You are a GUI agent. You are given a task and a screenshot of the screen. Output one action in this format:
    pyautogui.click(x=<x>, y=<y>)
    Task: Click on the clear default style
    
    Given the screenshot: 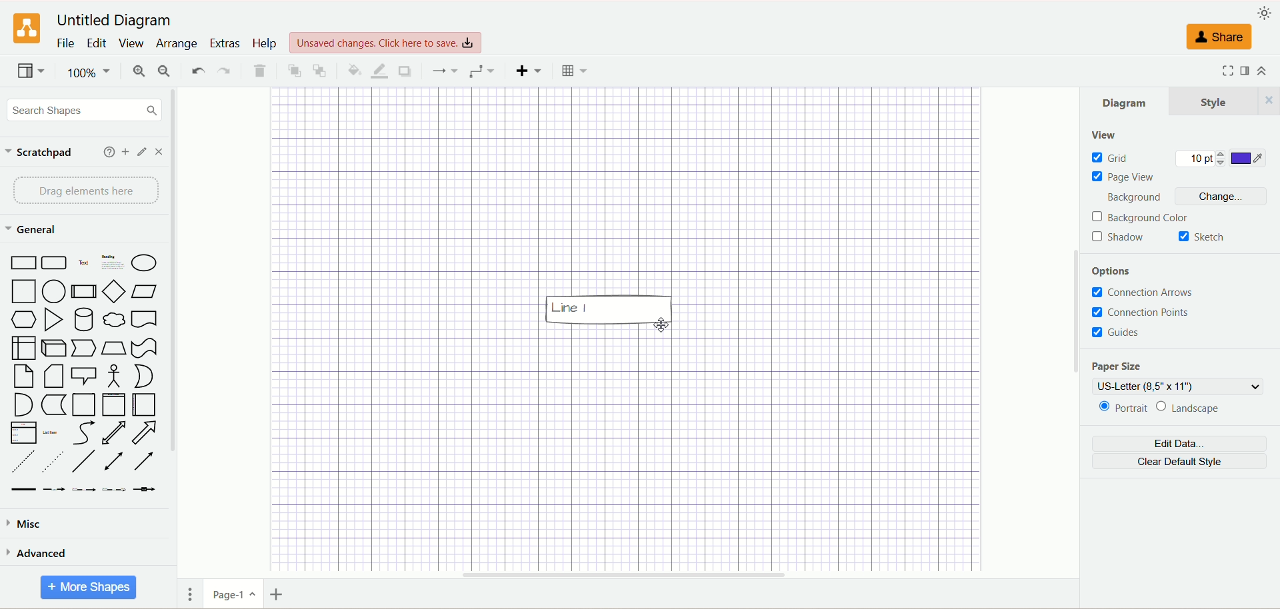 What is the action you would take?
    pyautogui.click(x=1181, y=462)
    